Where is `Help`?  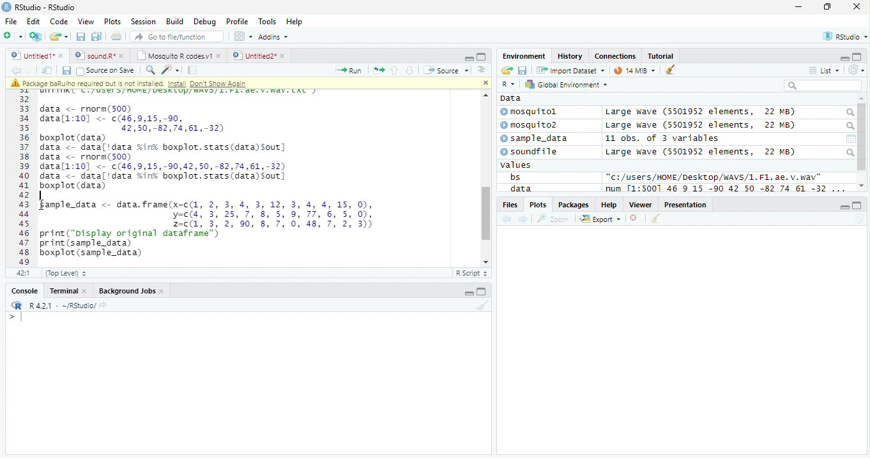 Help is located at coordinates (609, 204).